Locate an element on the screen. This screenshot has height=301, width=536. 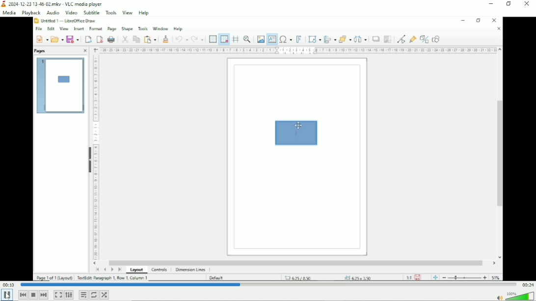
Subtitle is located at coordinates (91, 14).